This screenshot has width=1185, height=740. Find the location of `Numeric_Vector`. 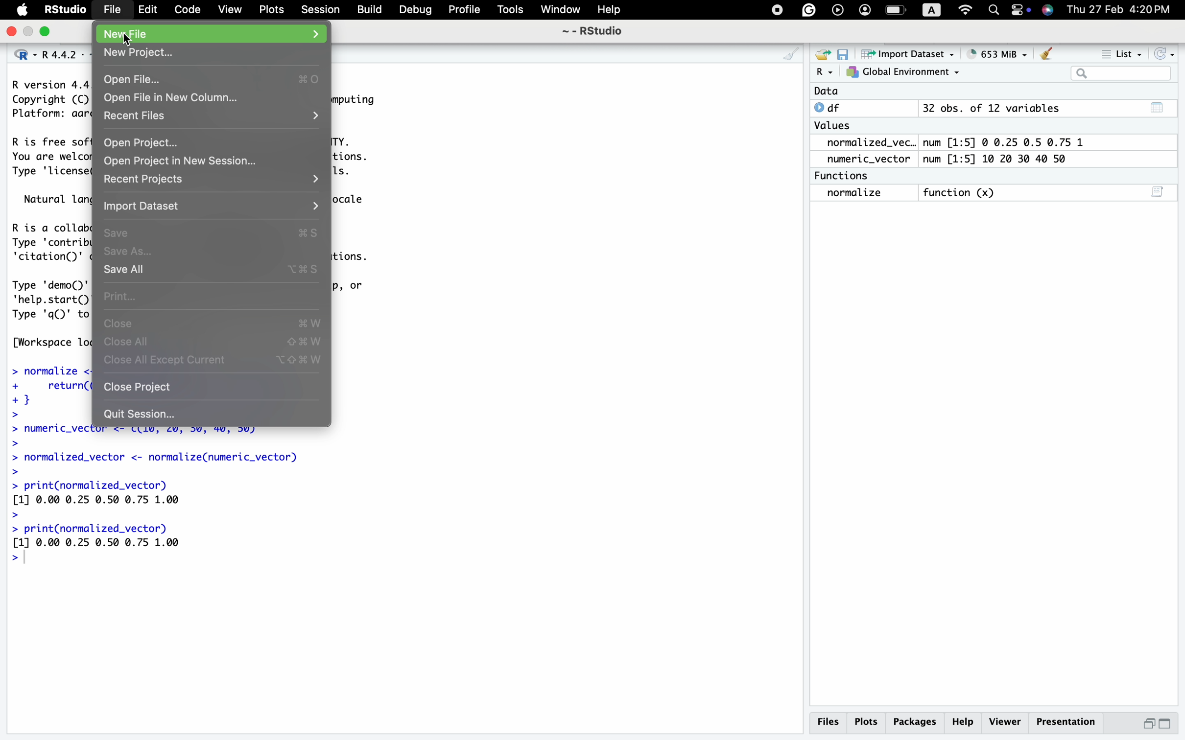

Numeric_Vector is located at coordinates (864, 160).